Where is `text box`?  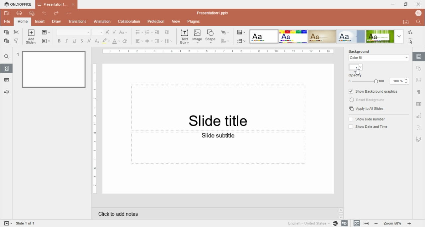
text box is located at coordinates (218, 107).